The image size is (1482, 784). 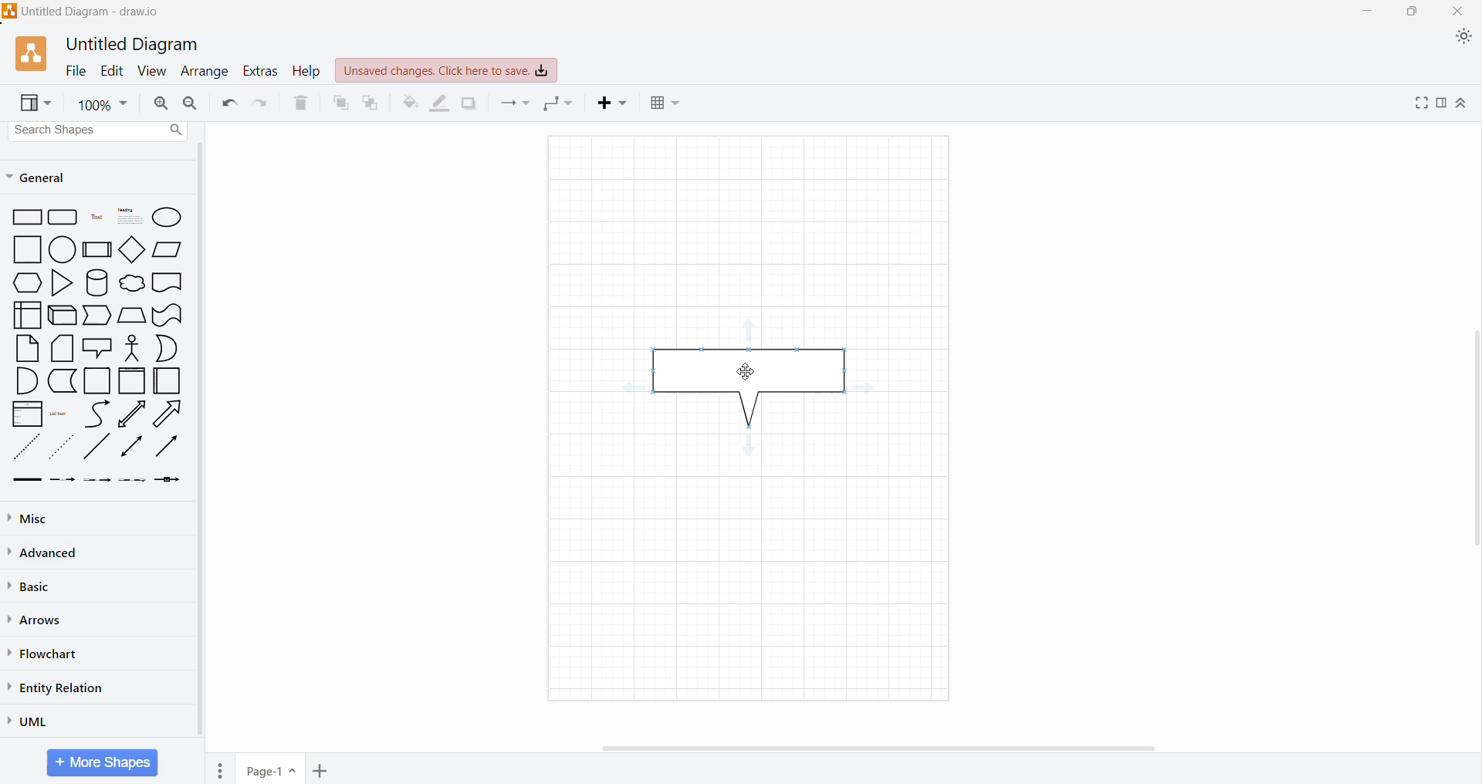 I want to click on list item, so click(x=62, y=413).